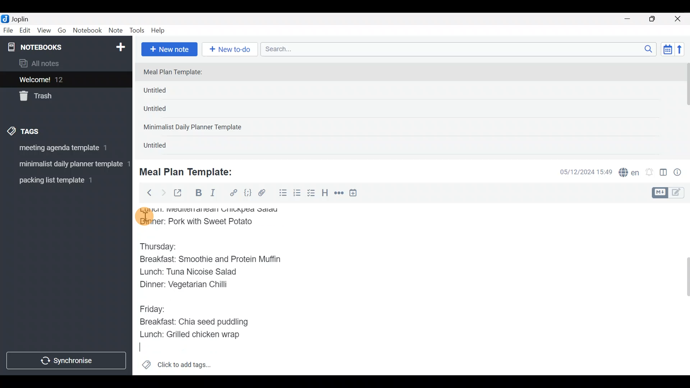  I want to click on Toggle editors, so click(670, 192).